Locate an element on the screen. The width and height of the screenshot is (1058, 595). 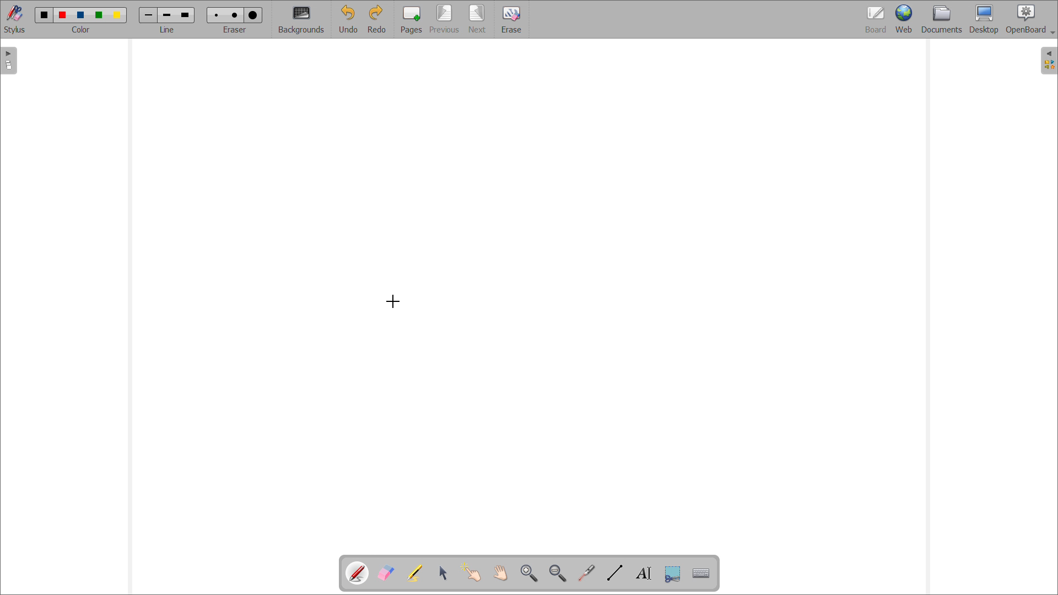
openboard settings is located at coordinates (1030, 19).